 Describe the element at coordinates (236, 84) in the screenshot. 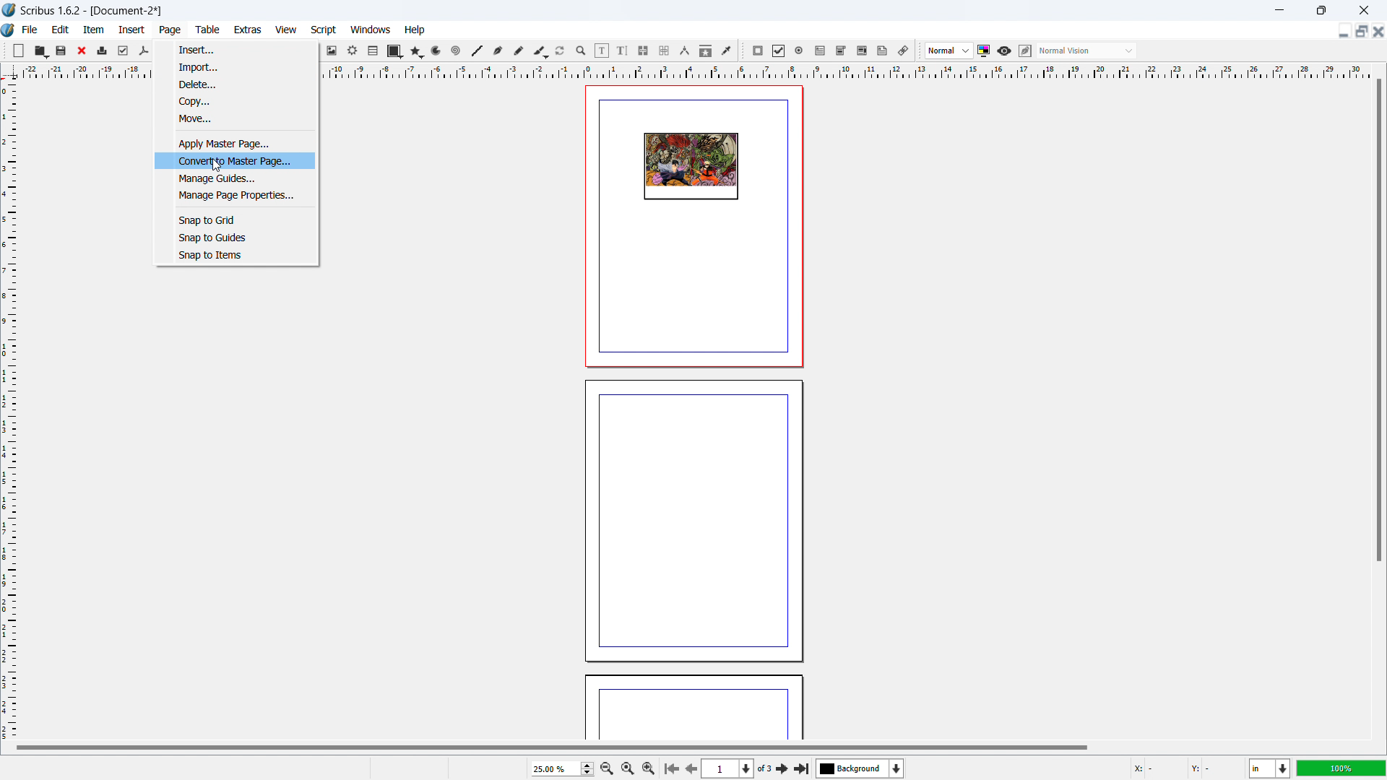

I see `delete` at that location.